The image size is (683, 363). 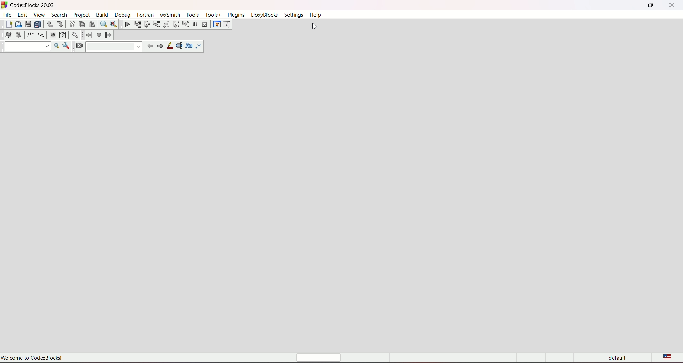 What do you see at coordinates (235, 15) in the screenshot?
I see `plugins` at bounding box center [235, 15].